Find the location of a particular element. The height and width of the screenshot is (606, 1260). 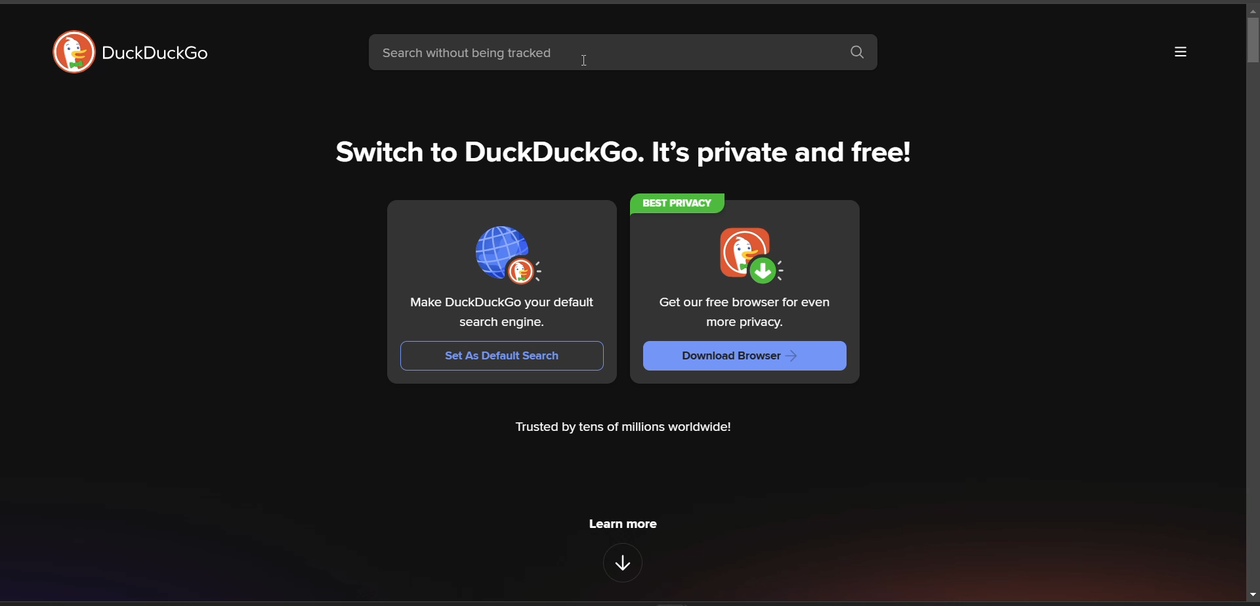

Trusted by tens of millions worldwide! is located at coordinates (623, 428).